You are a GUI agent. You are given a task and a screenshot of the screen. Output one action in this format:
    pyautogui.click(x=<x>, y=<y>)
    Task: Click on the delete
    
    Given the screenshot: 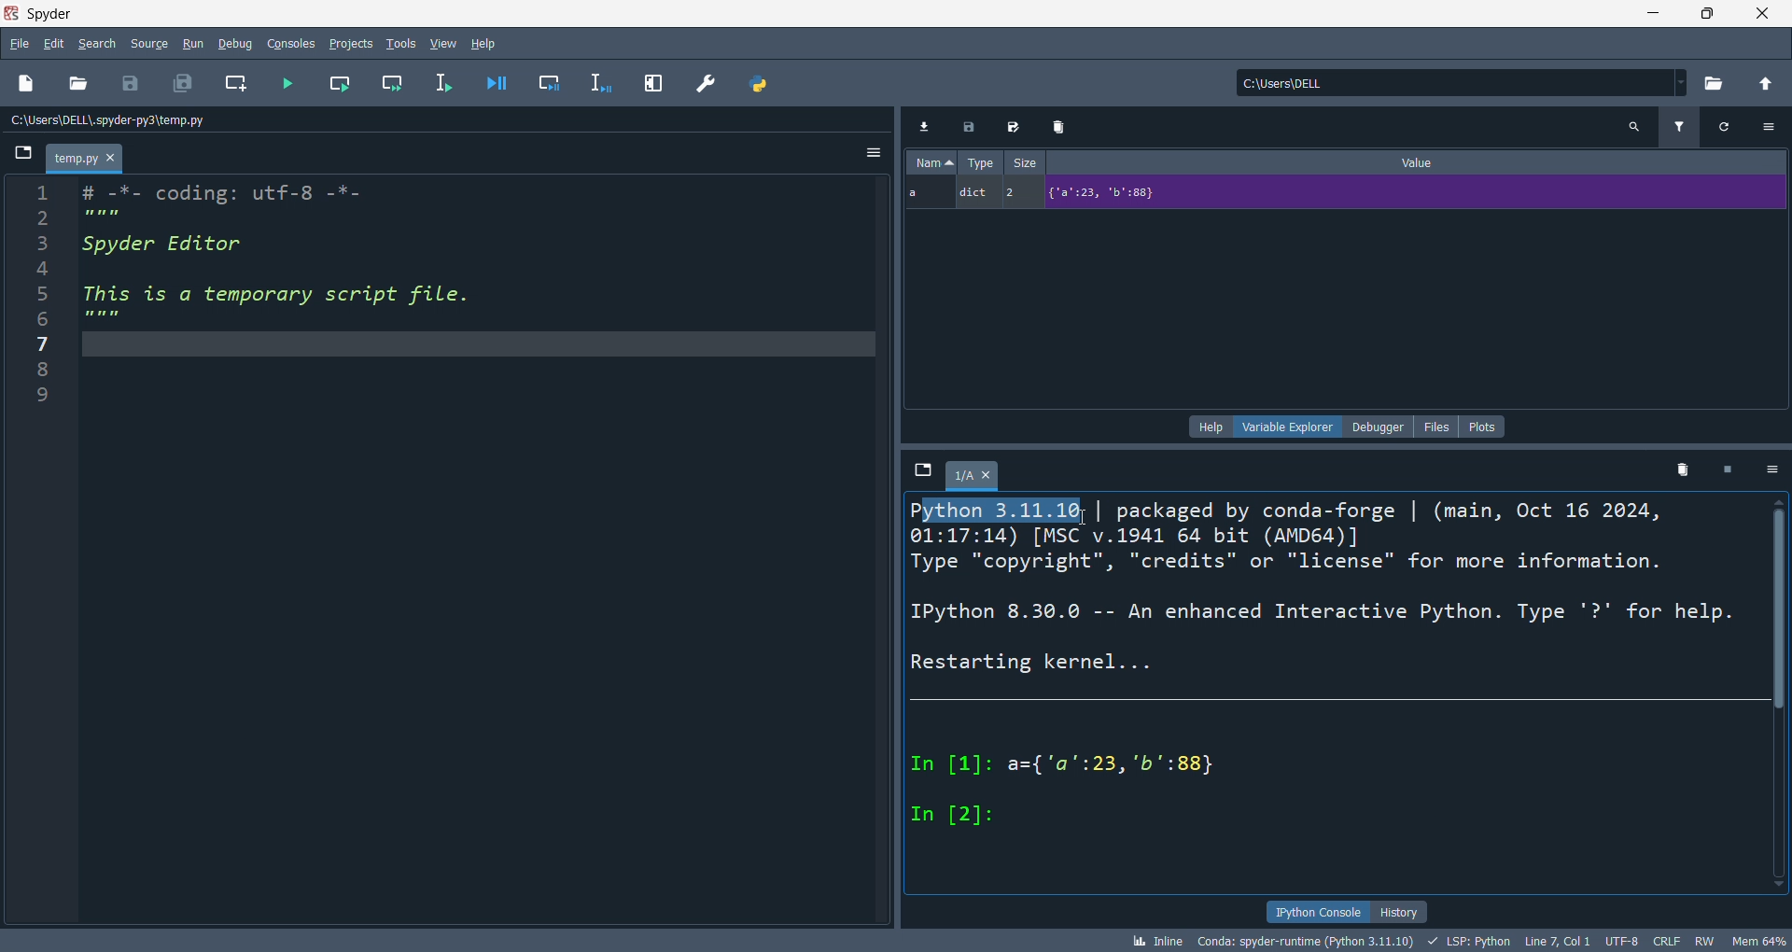 What is the action you would take?
    pyautogui.click(x=1682, y=468)
    